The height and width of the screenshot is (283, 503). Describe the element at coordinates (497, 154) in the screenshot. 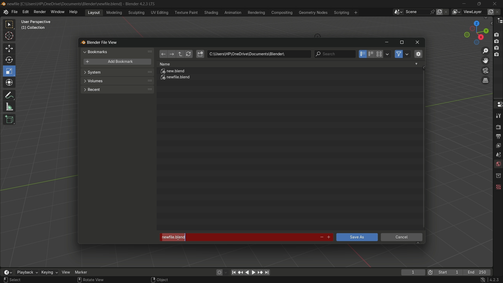

I see `scene` at that location.